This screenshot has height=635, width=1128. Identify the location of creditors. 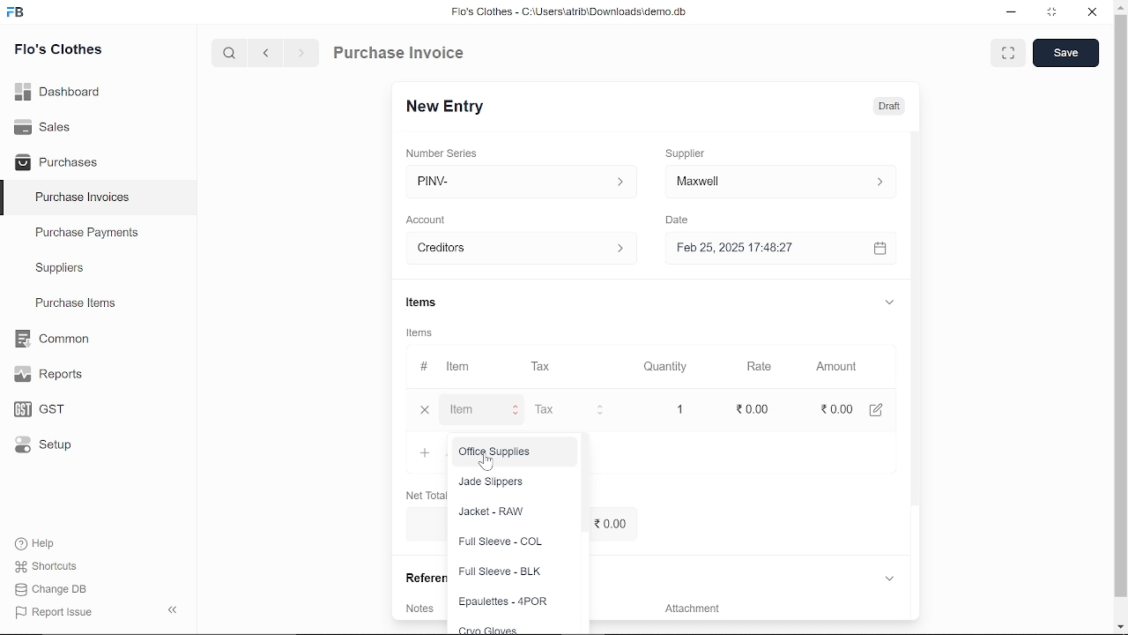
(525, 247).